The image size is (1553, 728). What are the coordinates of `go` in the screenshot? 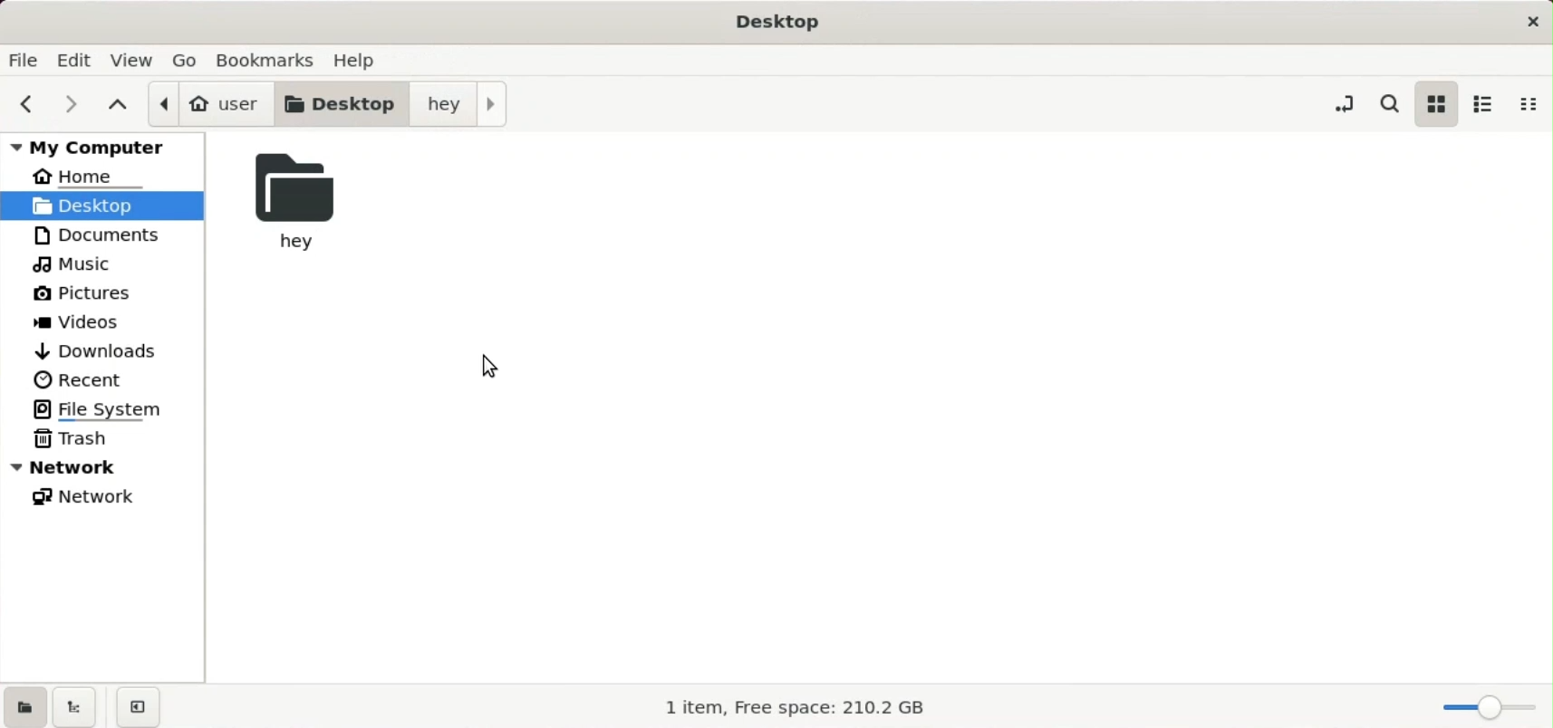 It's located at (190, 61).